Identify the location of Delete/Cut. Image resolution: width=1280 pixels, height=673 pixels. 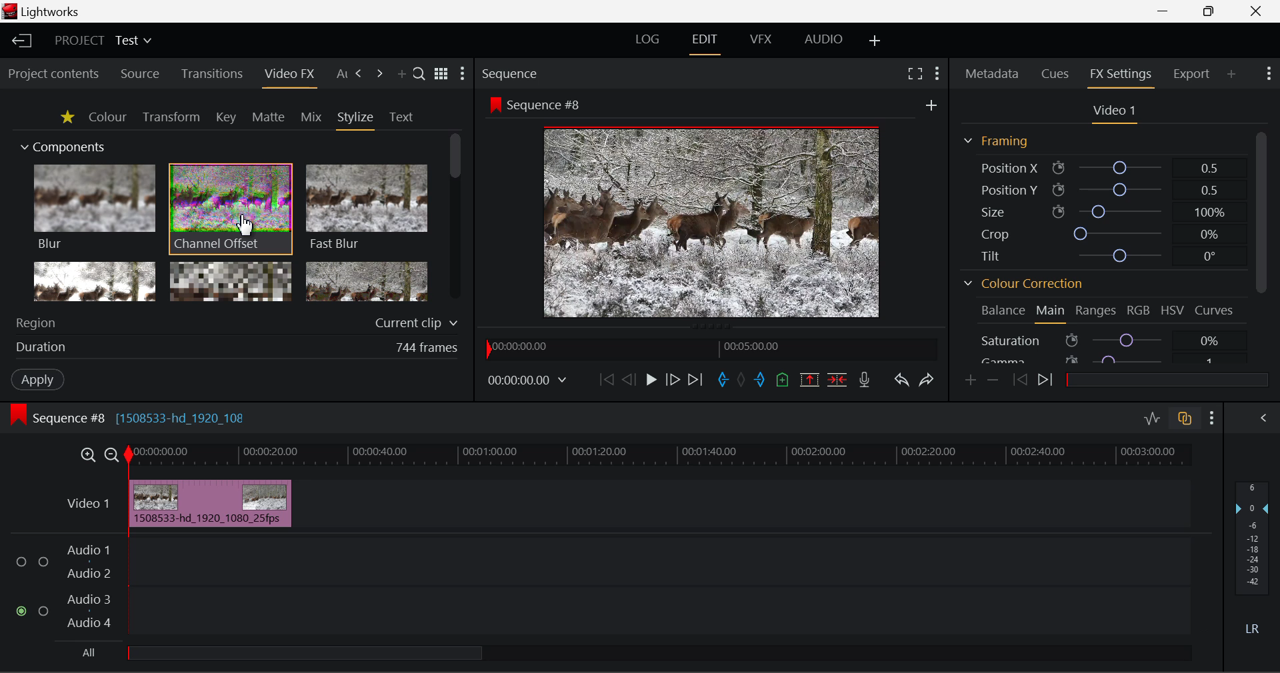
(839, 380).